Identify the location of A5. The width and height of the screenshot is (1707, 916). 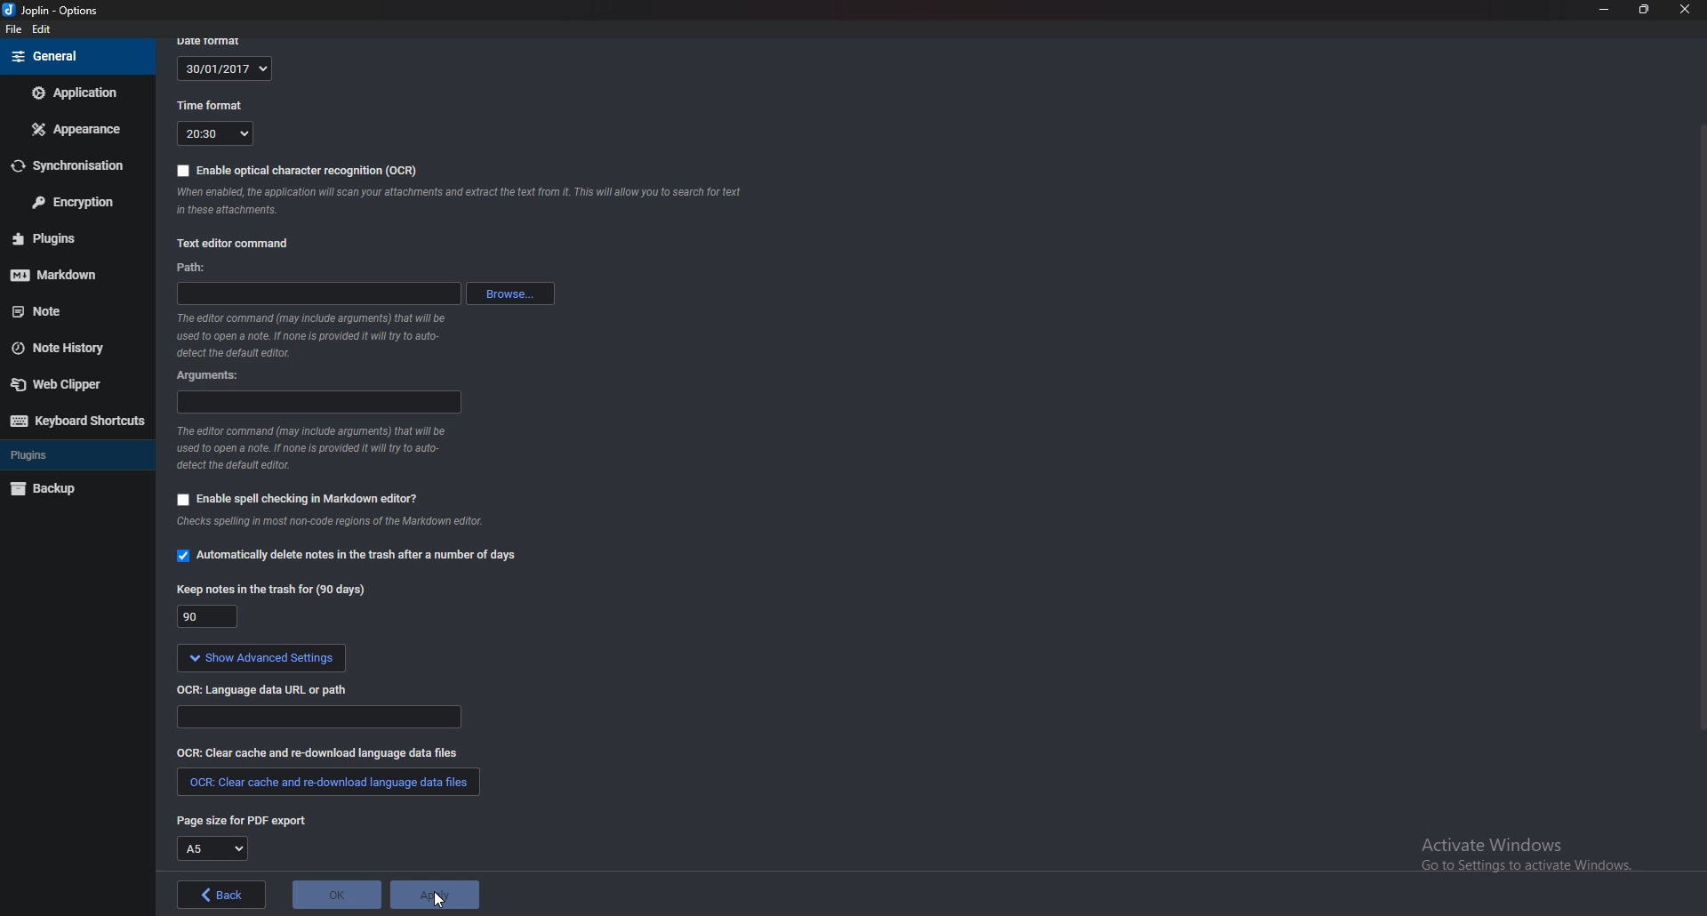
(211, 848).